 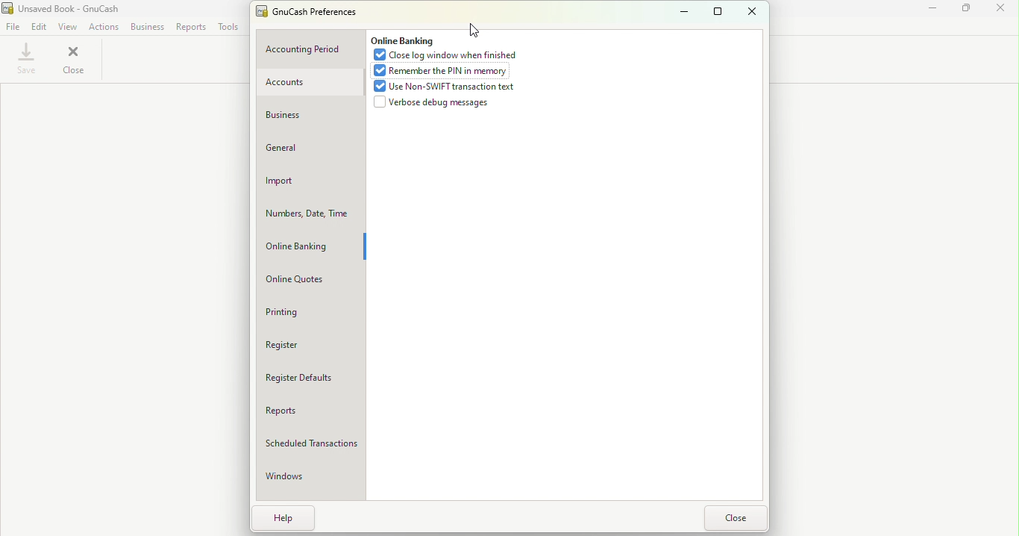 What do you see at coordinates (734, 518) in the screenshot?
I see `close` at bounding box center [734, 518].